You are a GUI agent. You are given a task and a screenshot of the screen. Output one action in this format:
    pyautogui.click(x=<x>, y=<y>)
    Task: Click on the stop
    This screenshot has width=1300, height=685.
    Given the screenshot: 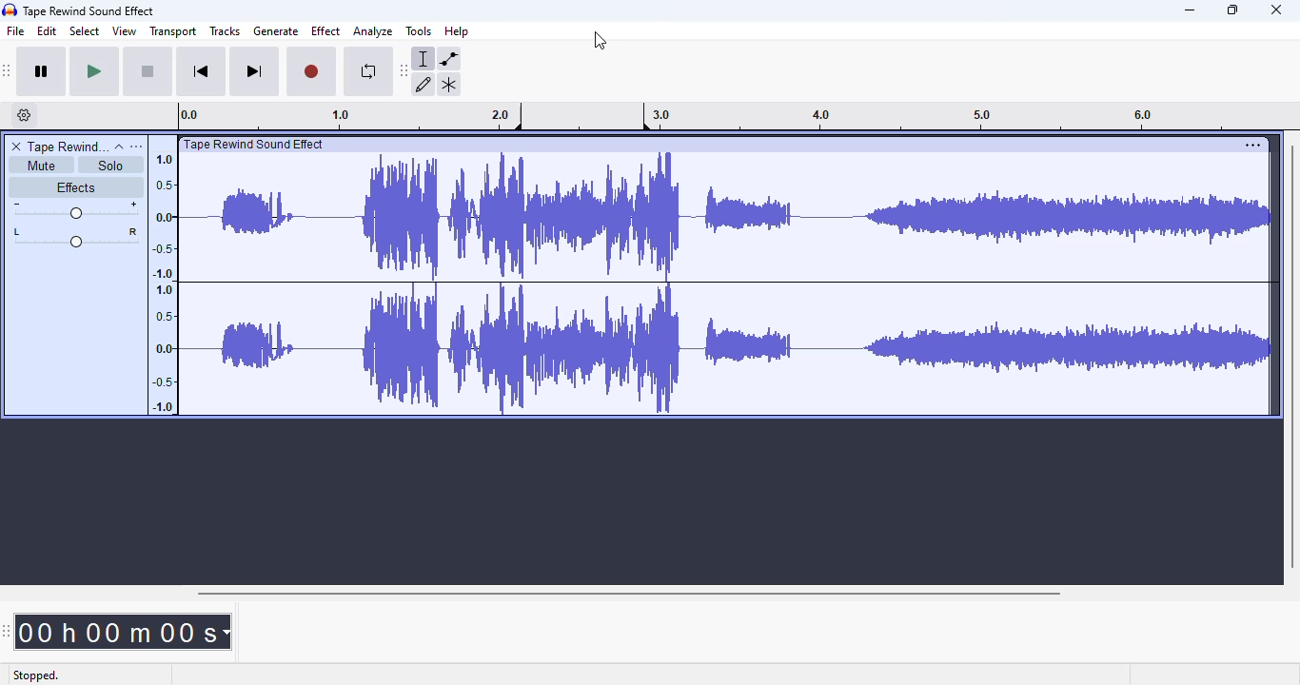 What is the action you would take?
    pyautogui.click(x=148, y=70)
    